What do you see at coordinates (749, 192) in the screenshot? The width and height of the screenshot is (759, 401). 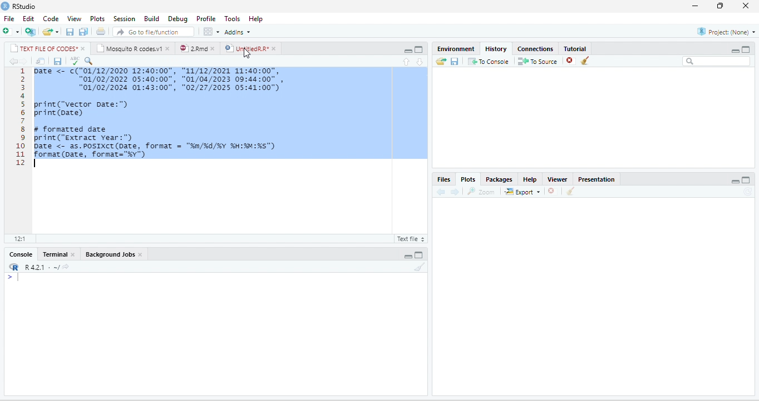 I see `refresh` at bounding box center [749, 192].